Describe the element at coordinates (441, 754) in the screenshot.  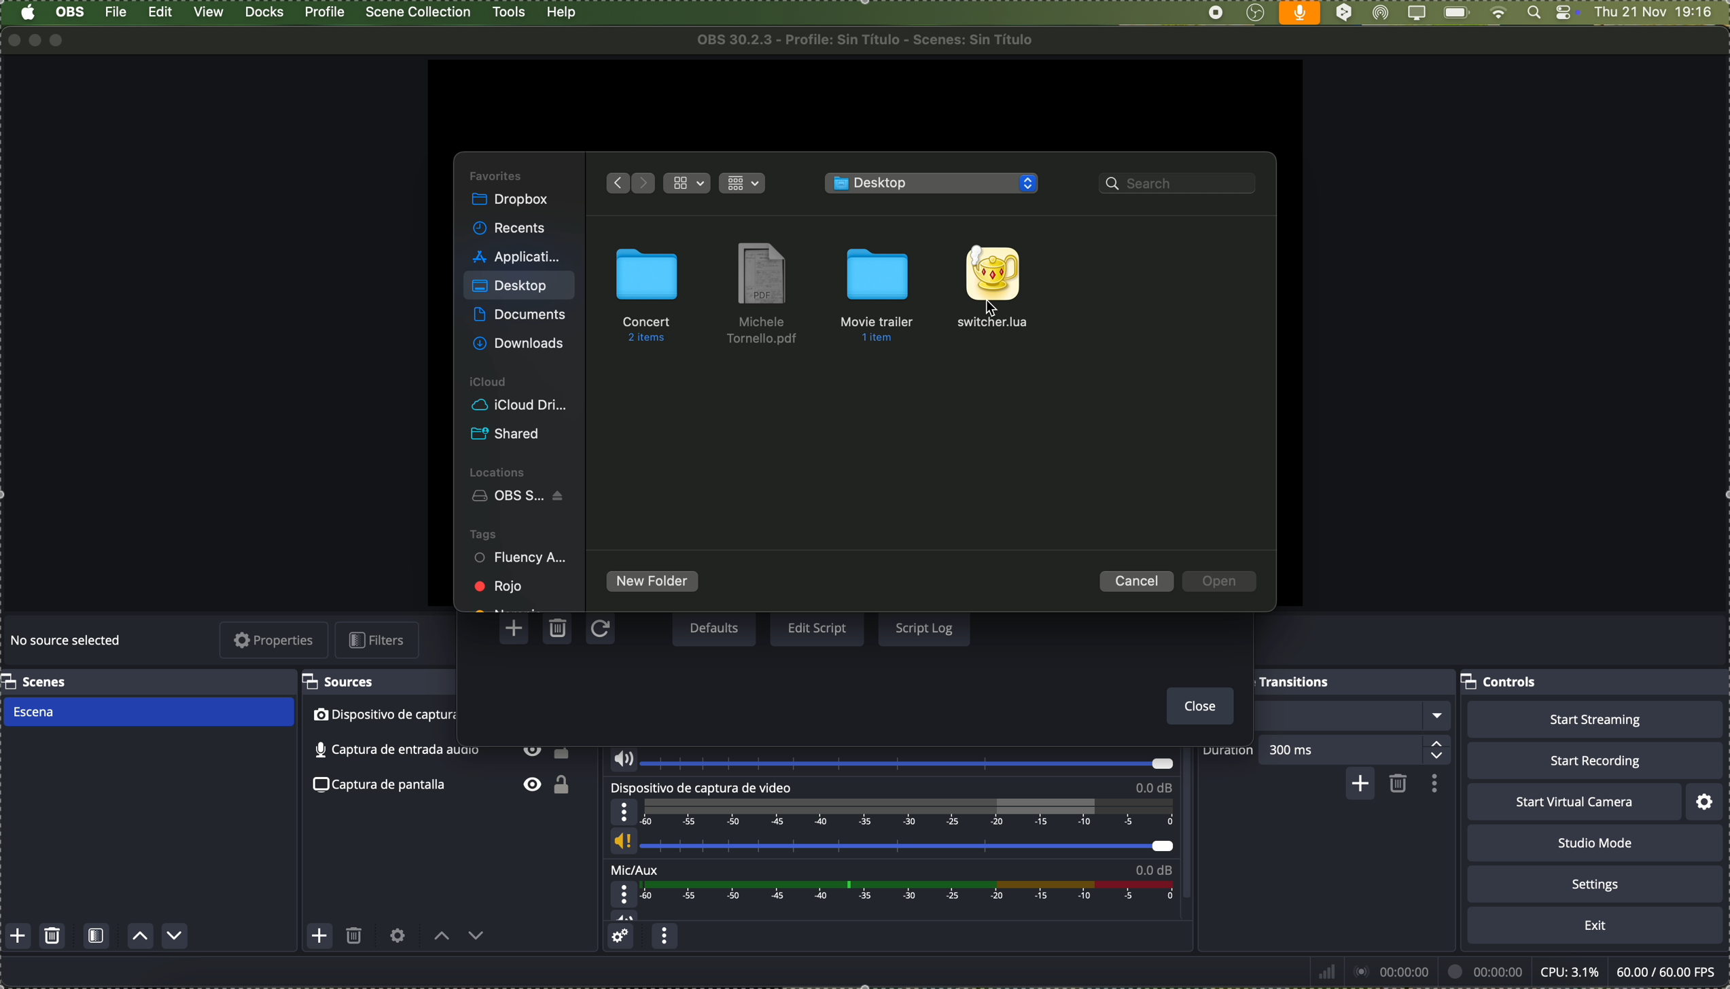
I see `audio input capture` at that location.